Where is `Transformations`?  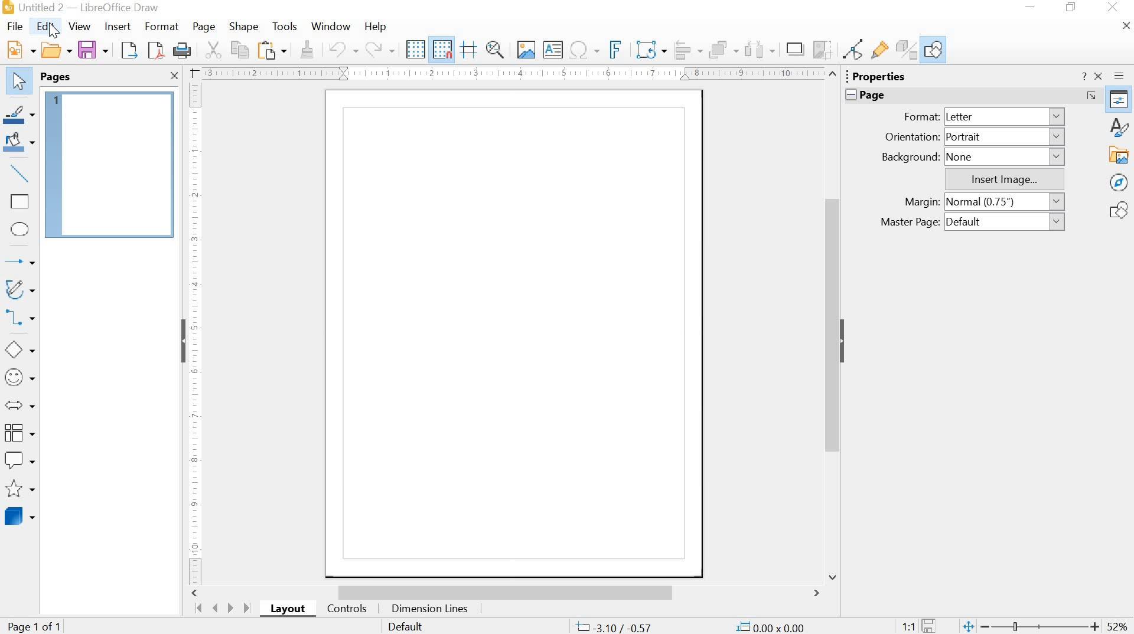
Transformations is located at coordinates (649, 49).